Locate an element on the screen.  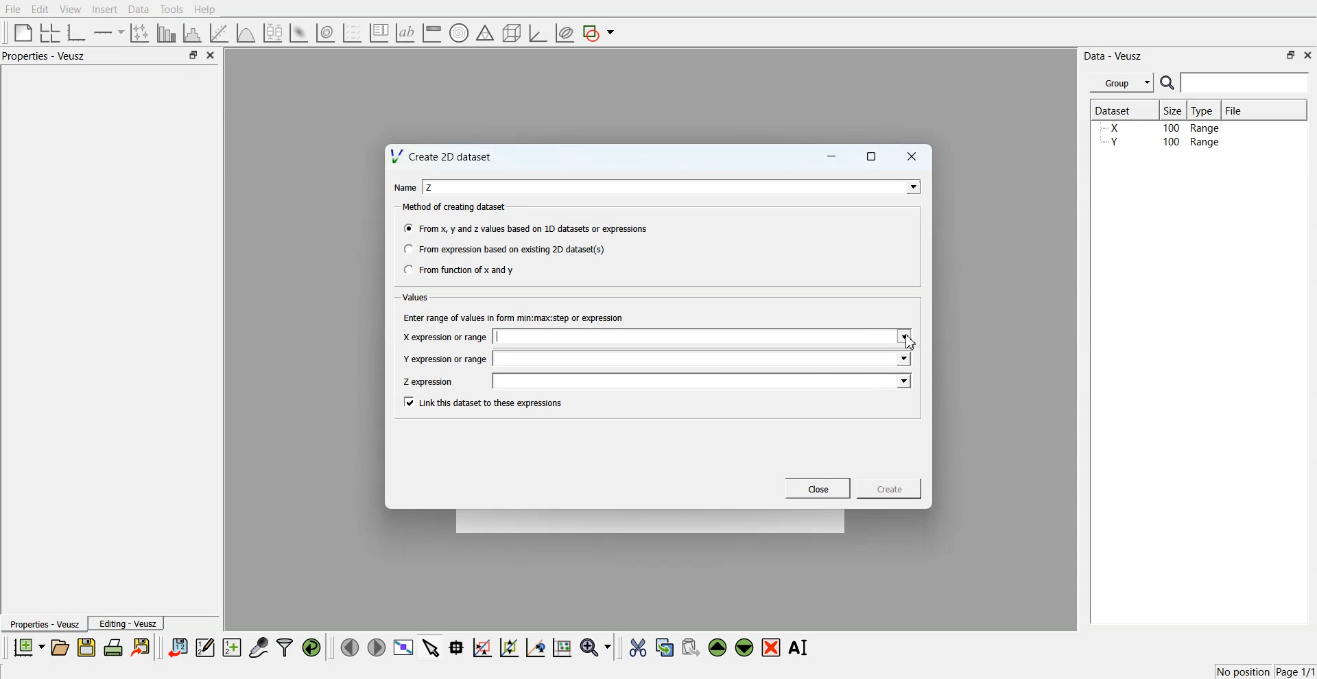
~~ Enter range of values in form min:max:step or expression is located at coordinates (514, 317).